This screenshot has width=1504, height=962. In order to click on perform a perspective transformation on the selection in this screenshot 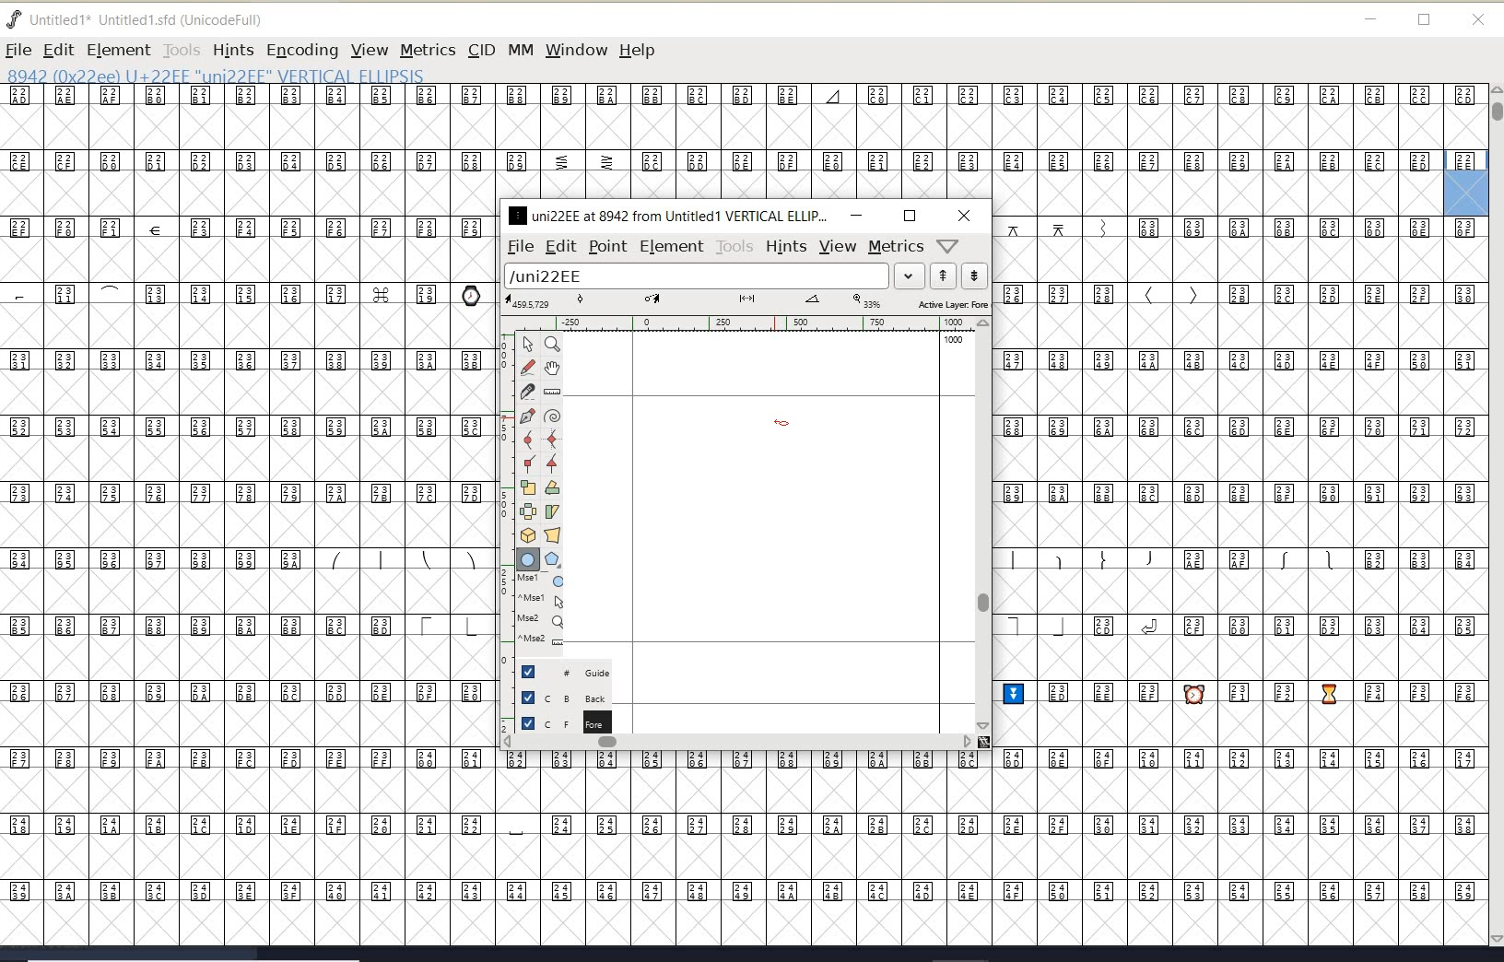, I will do `click(553, 534)`.